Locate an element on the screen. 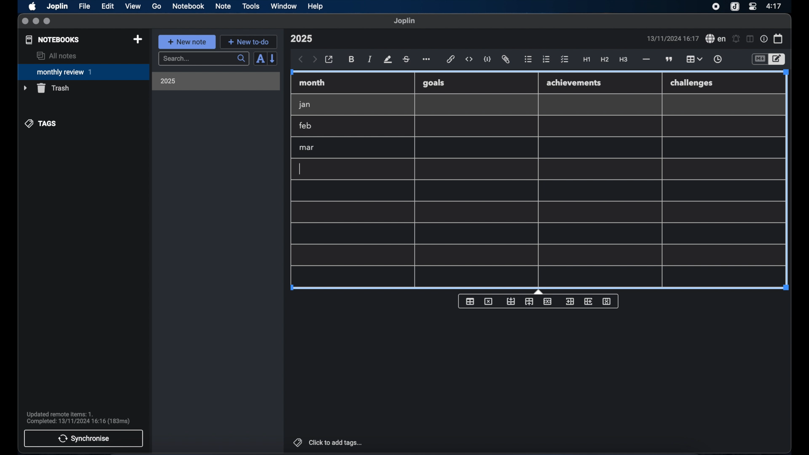 The width and height of the screenshot is (809, 455). hyperlink is located at coordinates (451, 59).